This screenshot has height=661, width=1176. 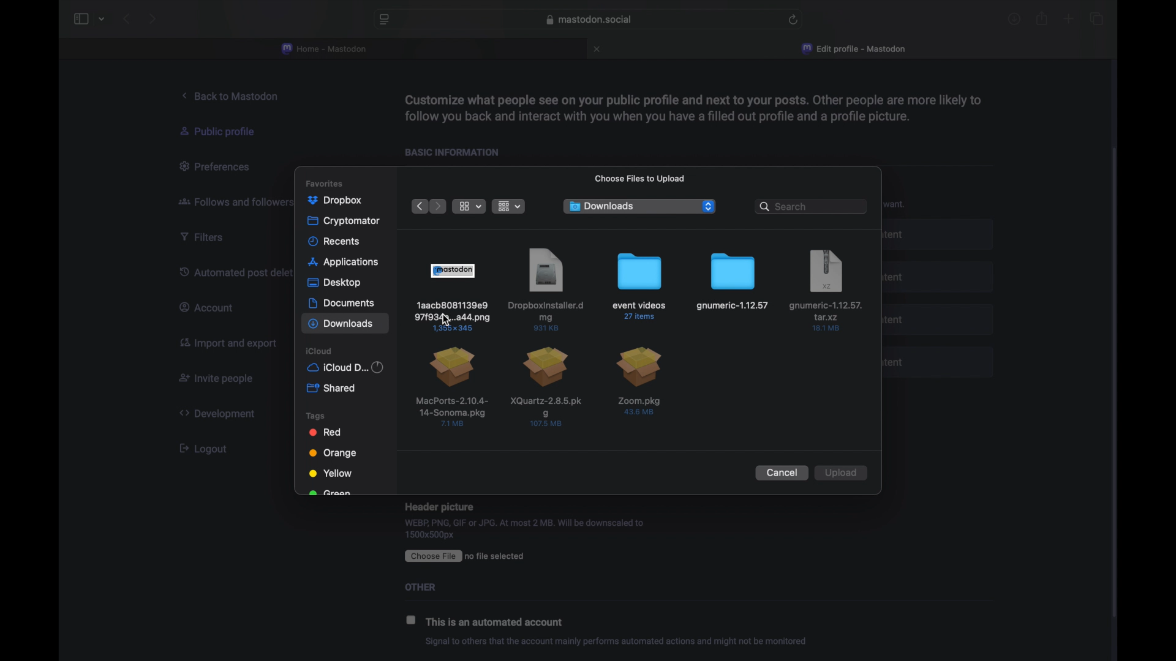 What do you see at coordinates (344, 262) in the screenshot?
I see `applications` at bounding box center [344, 262].